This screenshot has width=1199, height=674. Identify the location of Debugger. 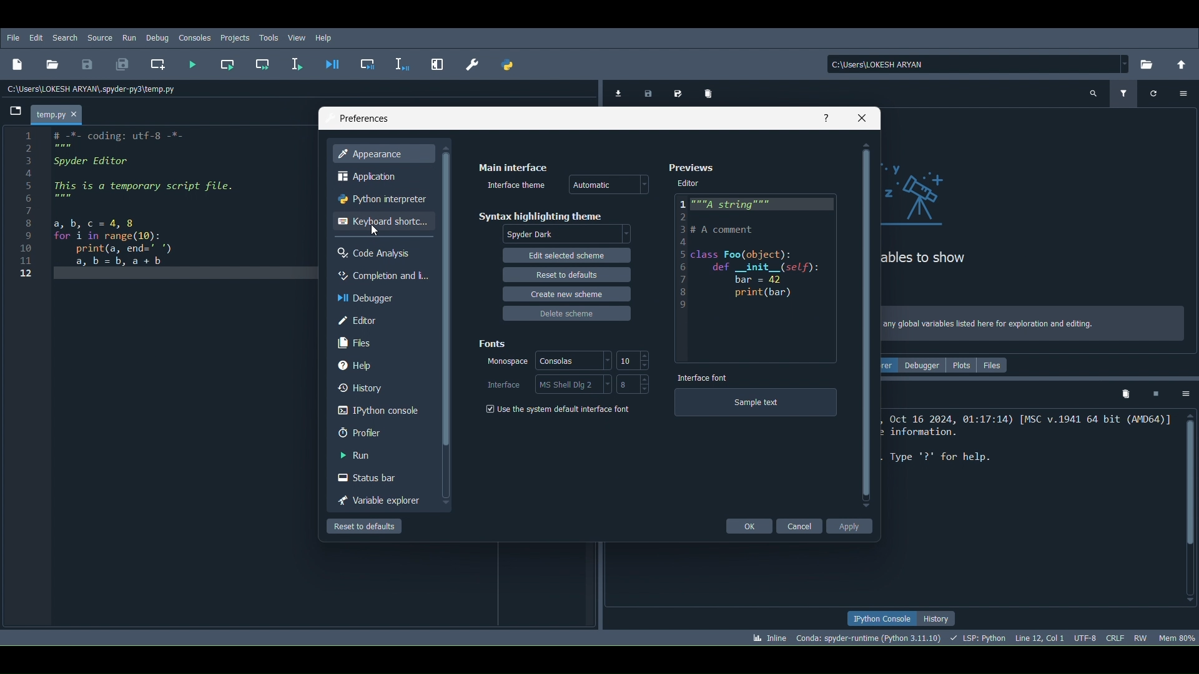
(370, 297).